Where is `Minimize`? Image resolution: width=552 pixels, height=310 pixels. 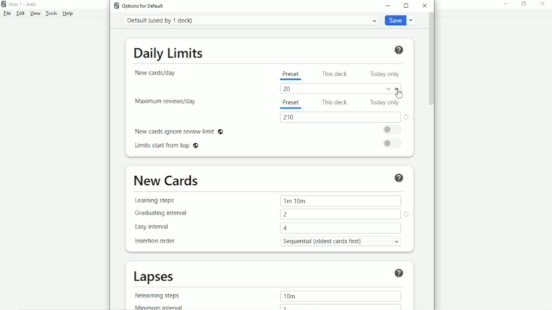
Minimize is located at coordinates (505, 5).